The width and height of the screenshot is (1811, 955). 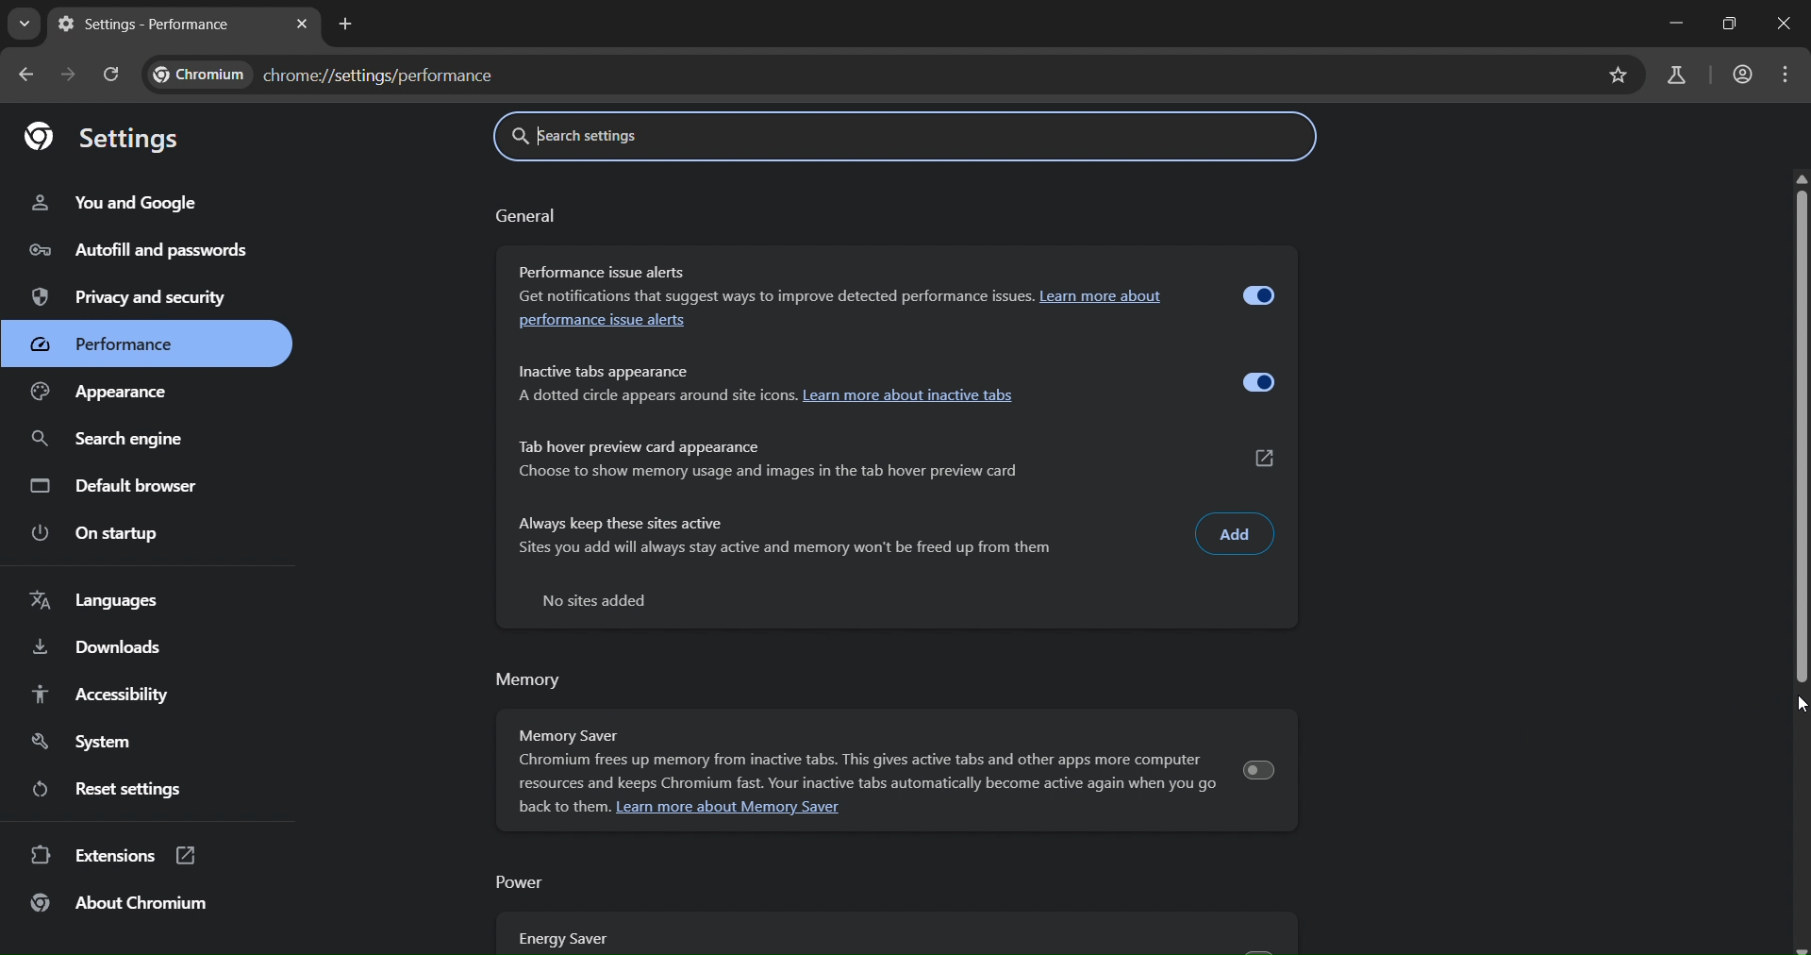 What do you see at coordinates (593, 938) in the screenshot?
I see `energy saver` at bounding box center [593, 938].